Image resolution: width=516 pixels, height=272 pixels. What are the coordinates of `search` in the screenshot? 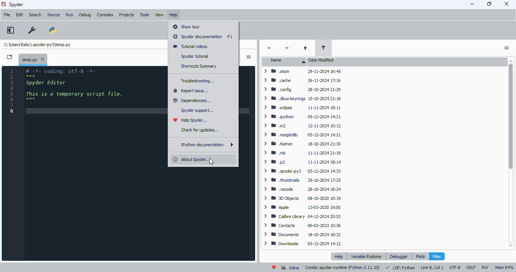 It's located at (35, 15).